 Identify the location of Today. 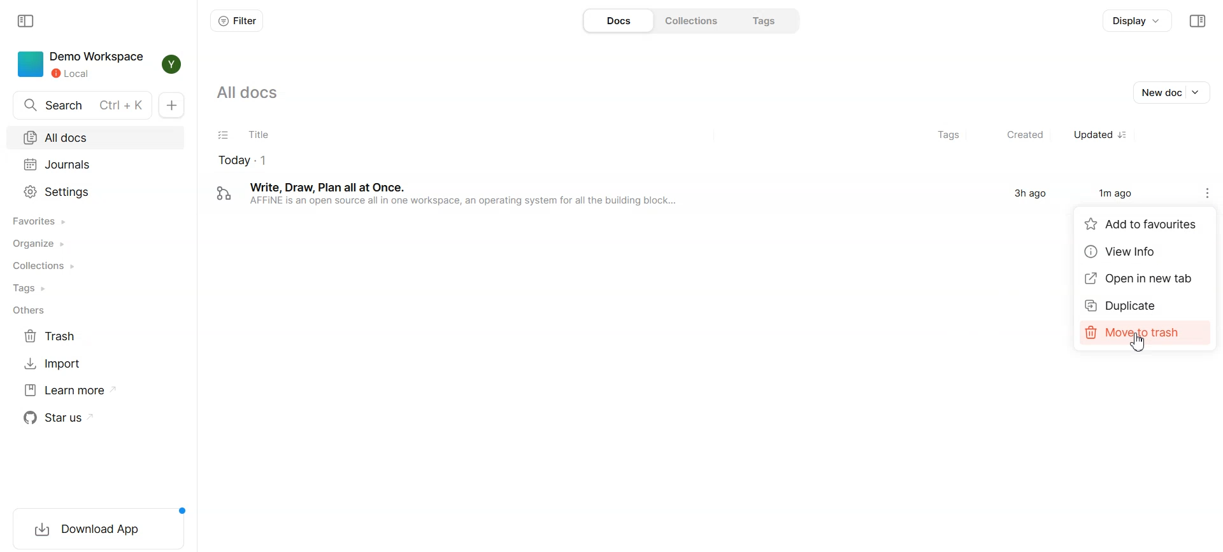
(494, 160).